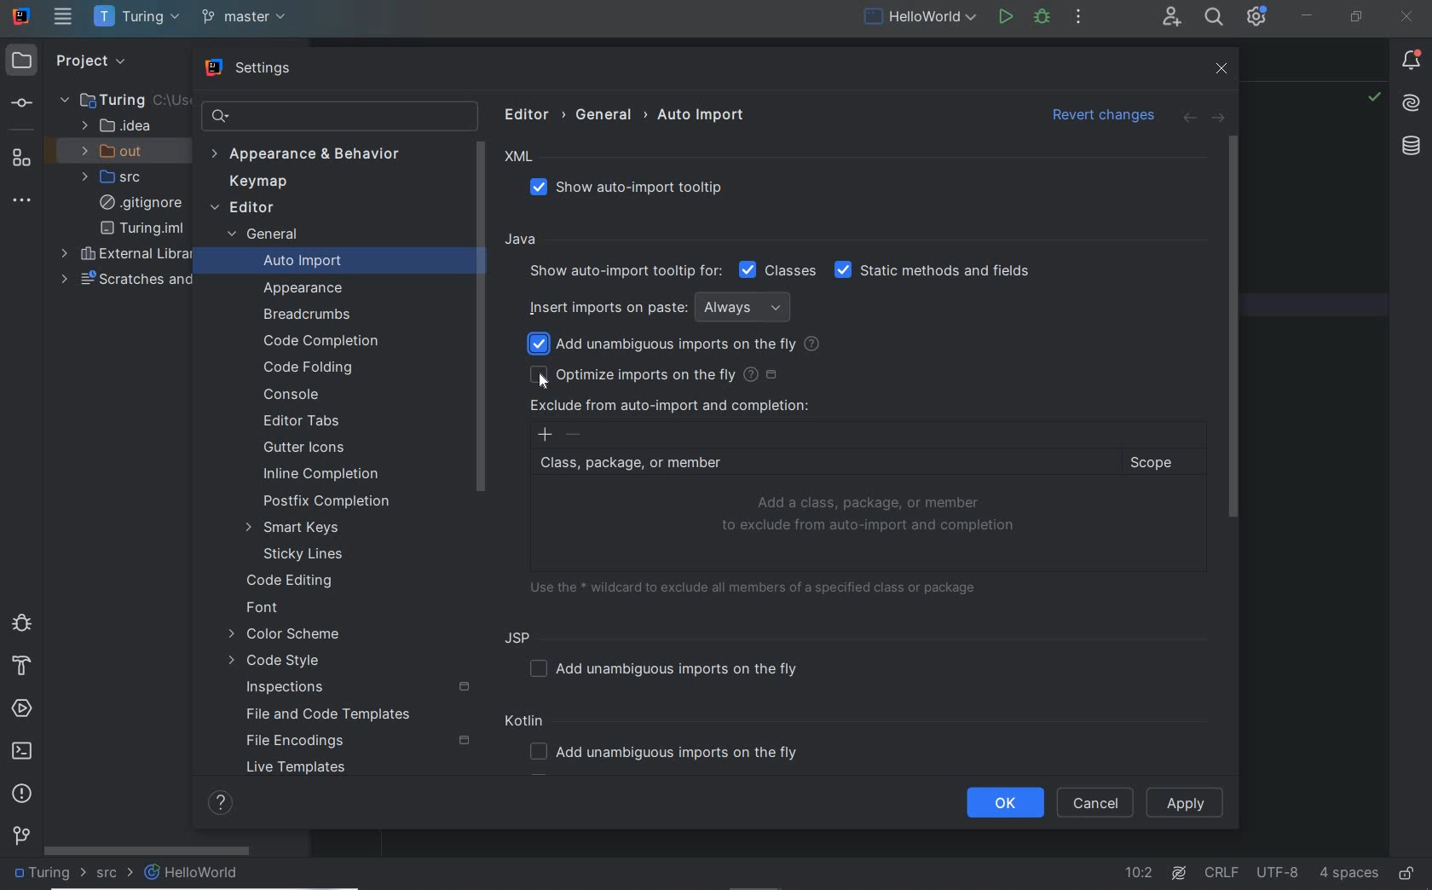 This screenshot has width=1432, height=890. I want to click on Application logo, so click(22, 15).